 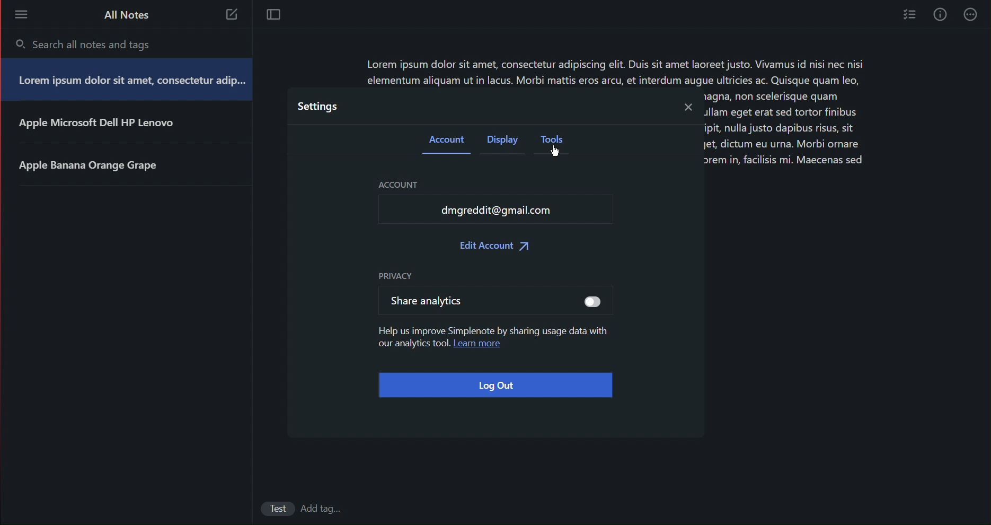 What do you see at coordinates (430, 304) in the screenshot?
I see `Share analytics` at bounding box center [430, 304].